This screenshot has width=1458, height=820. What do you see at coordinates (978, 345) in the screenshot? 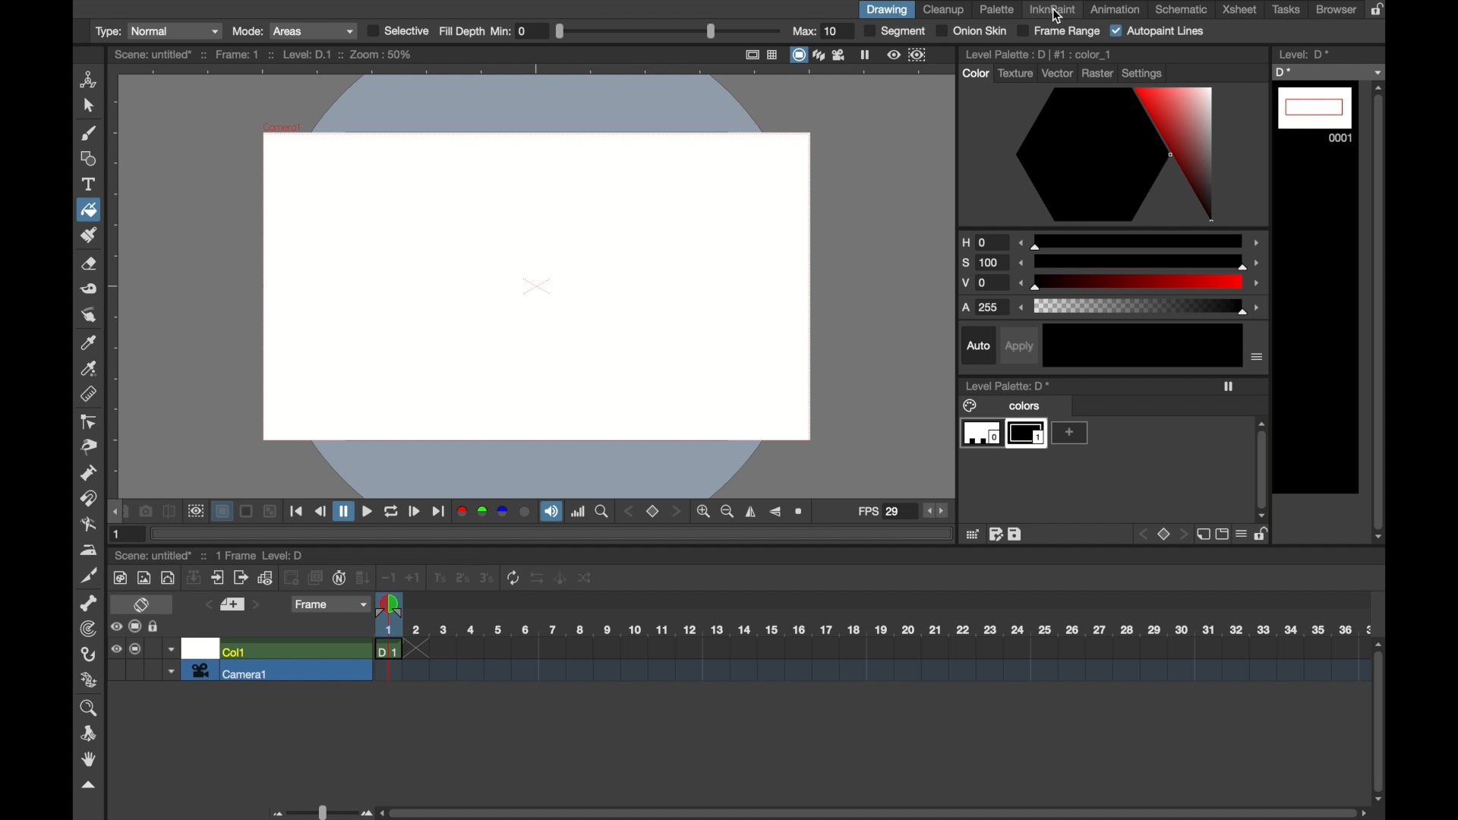
I see `auto` at bounding box center [978, 345].